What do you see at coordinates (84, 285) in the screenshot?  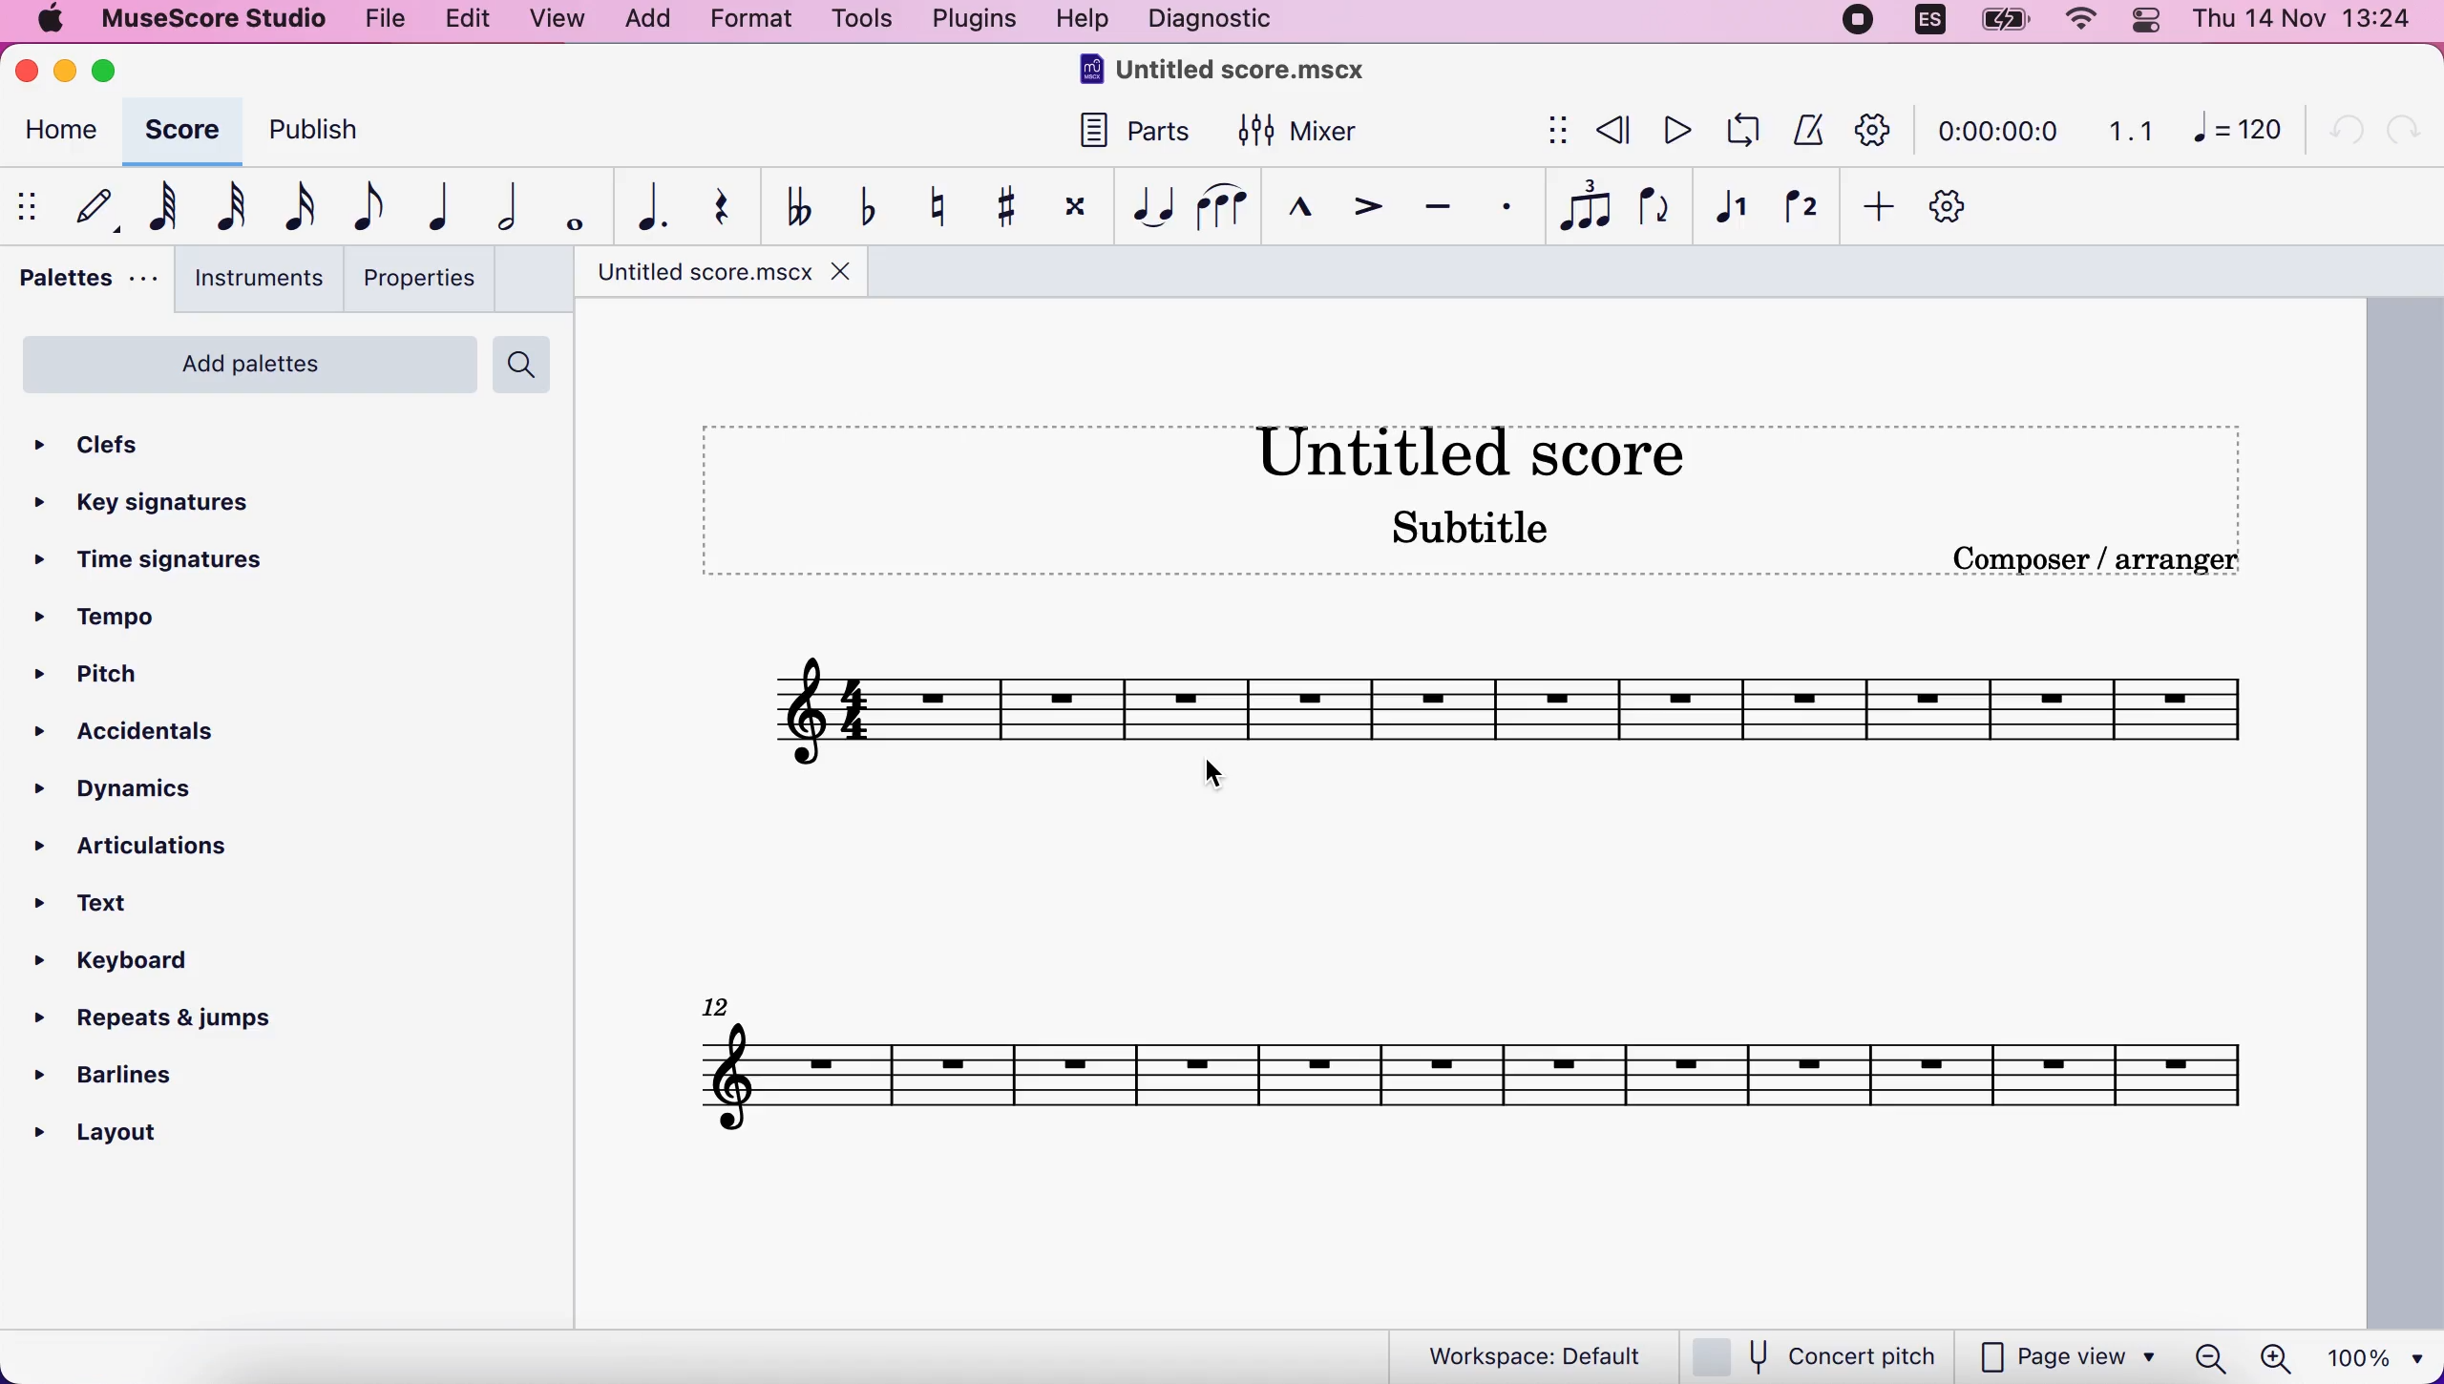 I see `palettes` at bounding box center [84, 285].